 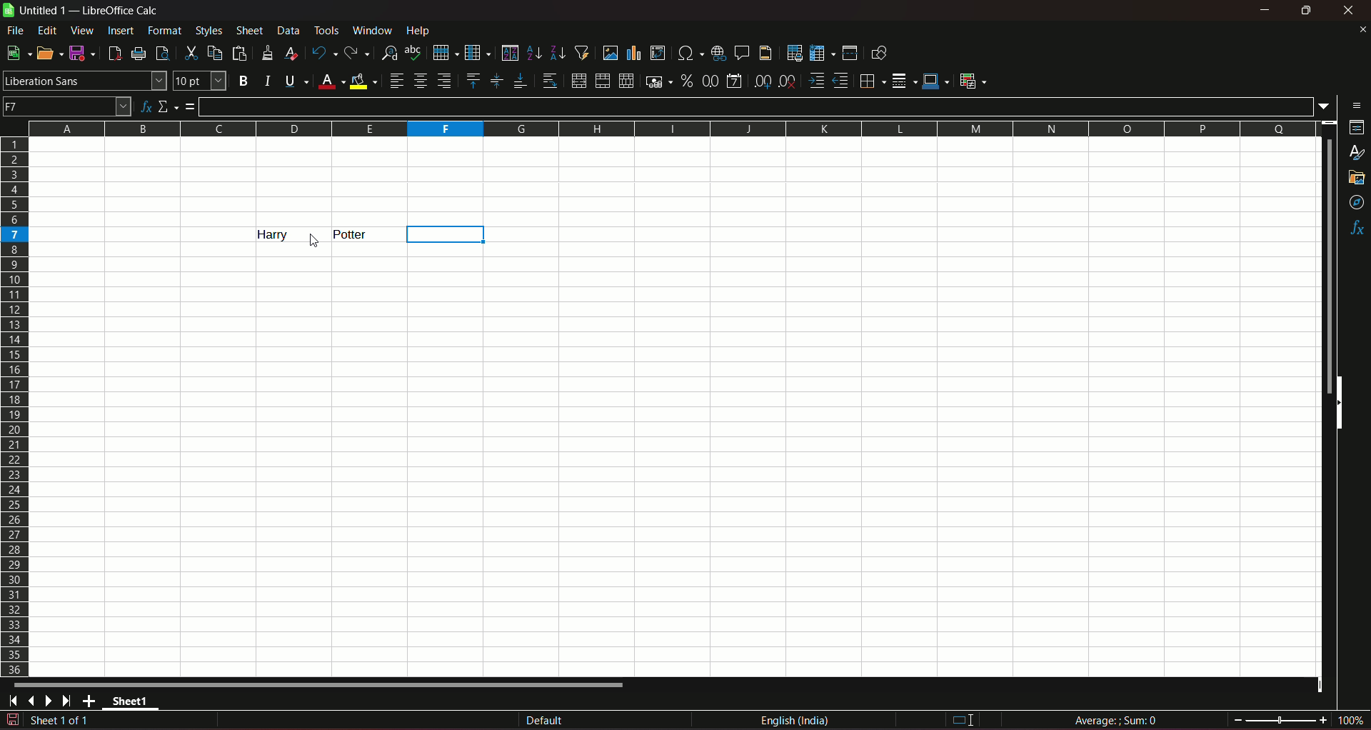 I want to click on new, so click(x=16, y=53).